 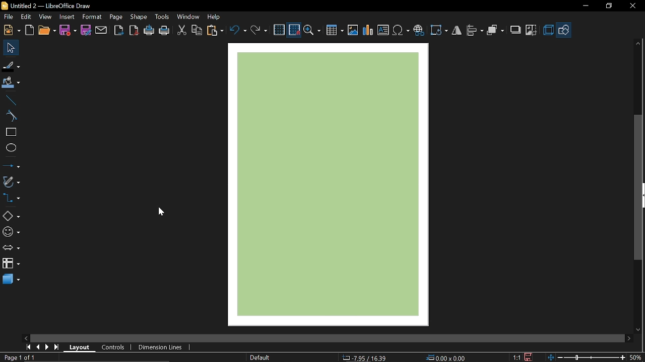 What do you see at coordinates (334, 31) in the screenshot?
I see `Insert table` at bounding box center [334, 31].